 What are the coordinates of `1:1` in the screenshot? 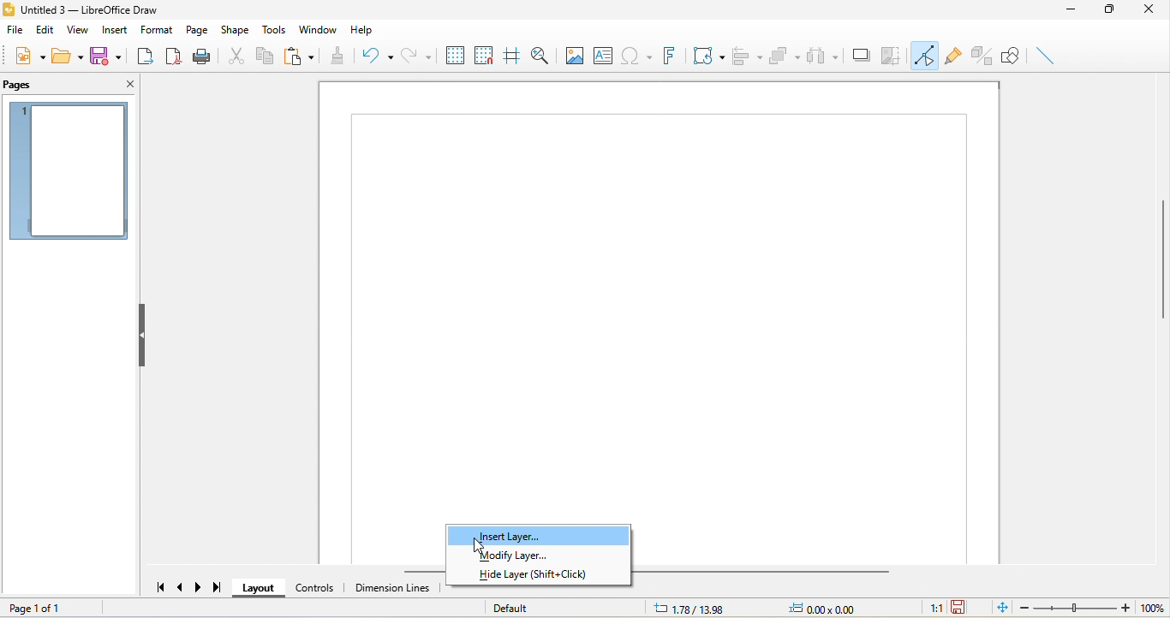 It's located at (929, 609).